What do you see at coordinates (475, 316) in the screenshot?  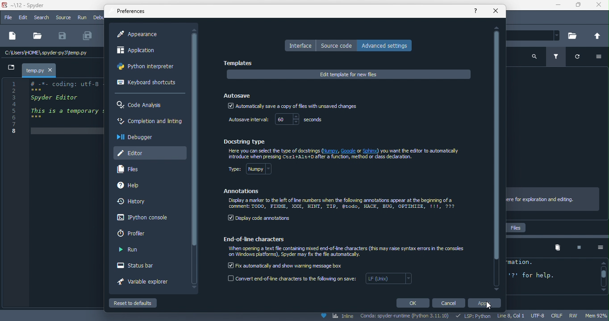 I see `lsp python` at bounding box center [475, 316].